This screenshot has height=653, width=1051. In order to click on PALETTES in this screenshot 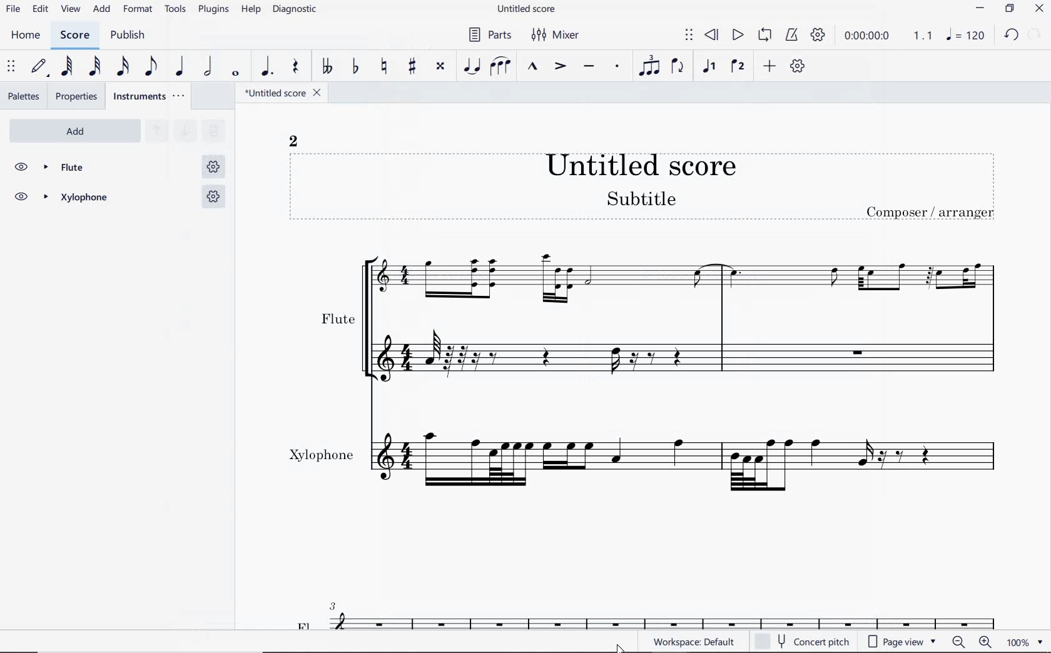, I will do `click(23, 96)`.